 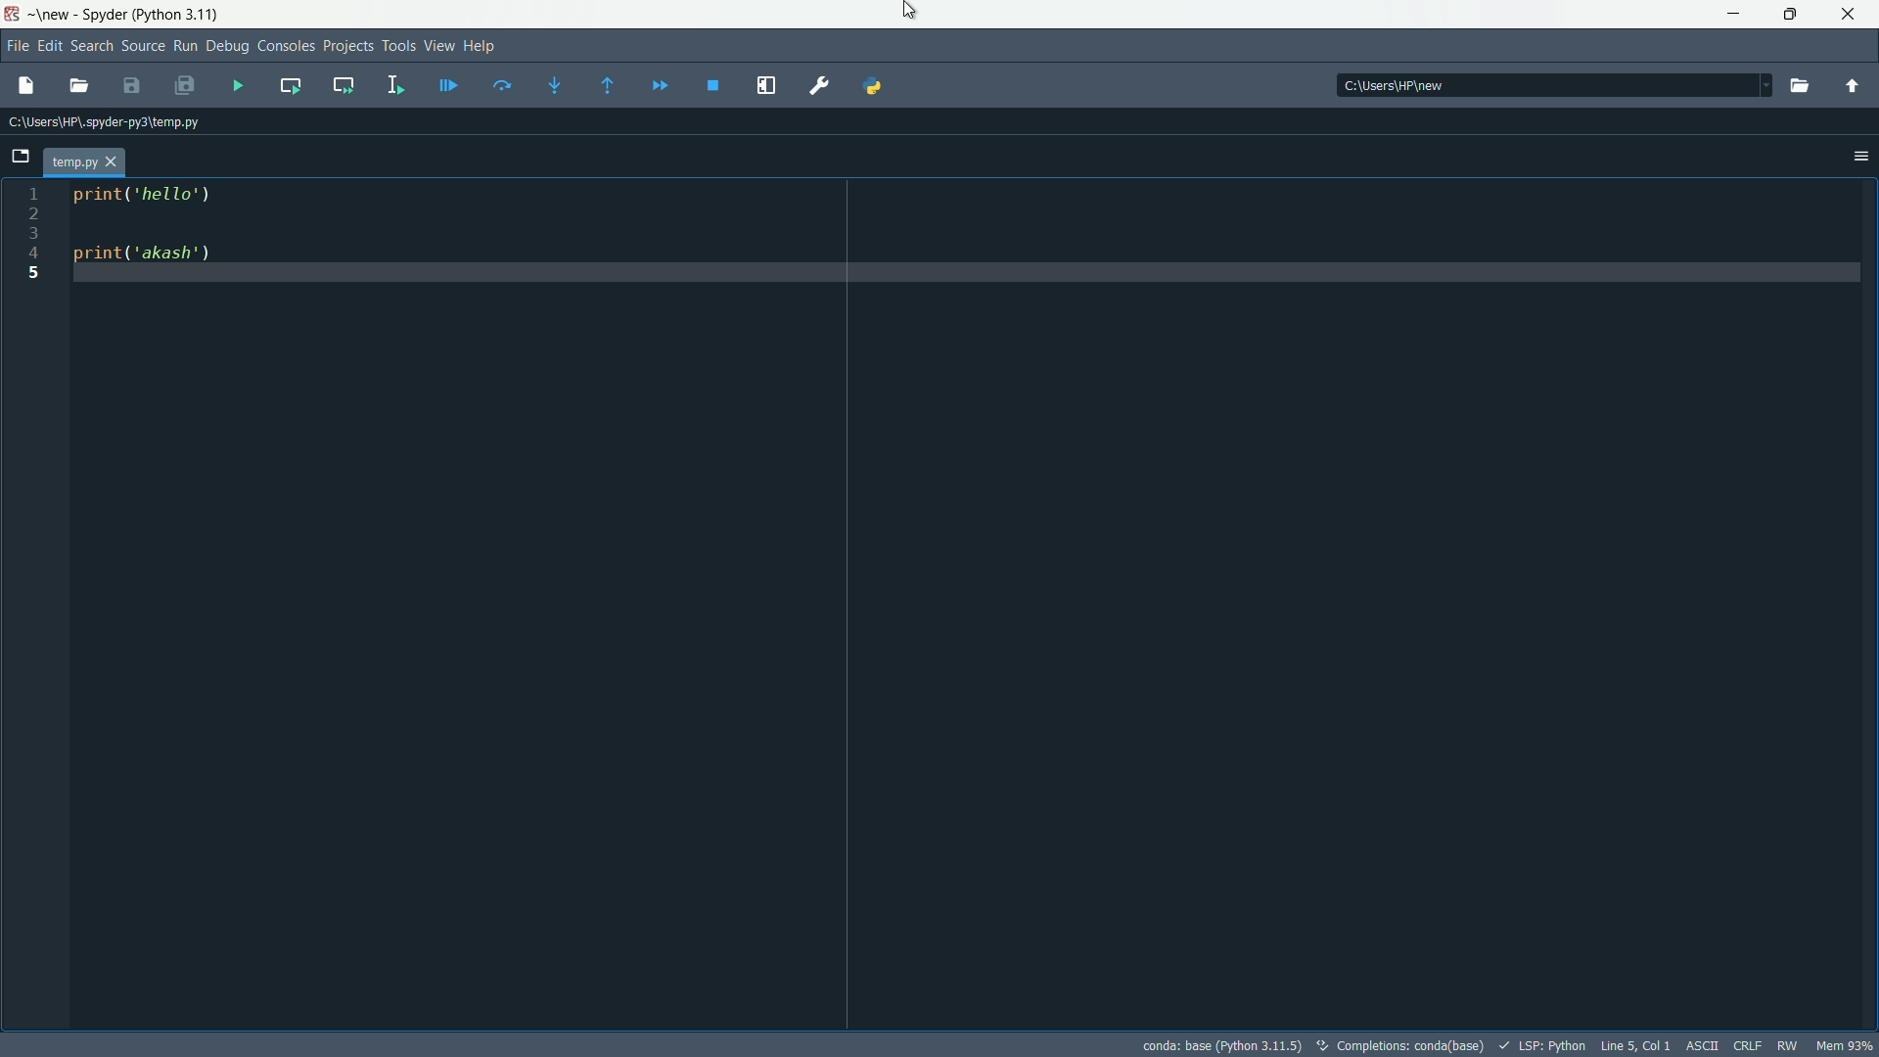 I want to click on view menu, so click(x=438, y=47).